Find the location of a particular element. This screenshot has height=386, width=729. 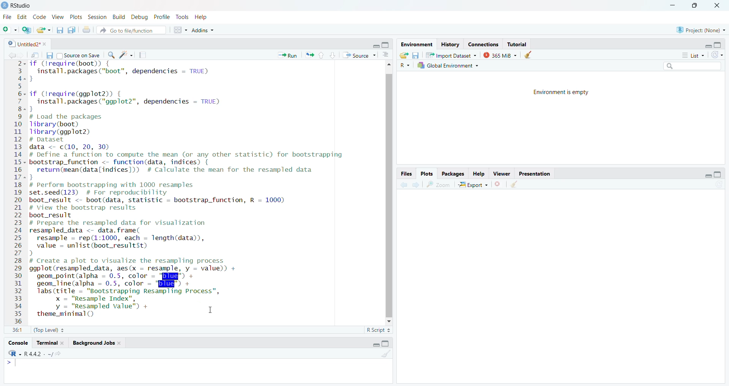

 Export ~ is located at coordinates (473, 185).